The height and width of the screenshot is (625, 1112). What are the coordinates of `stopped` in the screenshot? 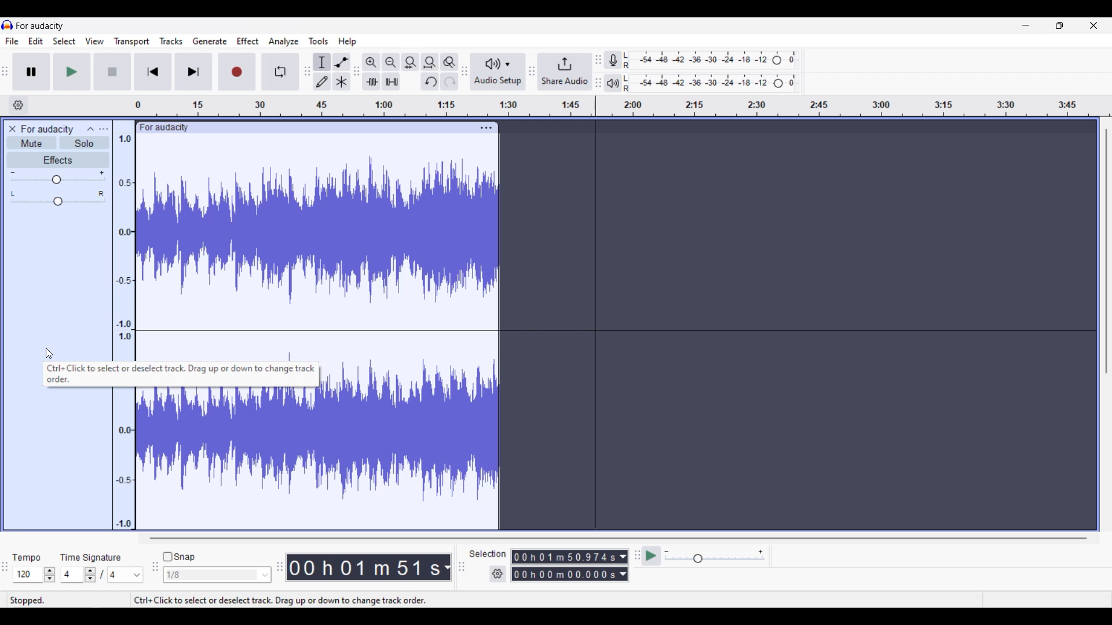 It's located at (28, 600).